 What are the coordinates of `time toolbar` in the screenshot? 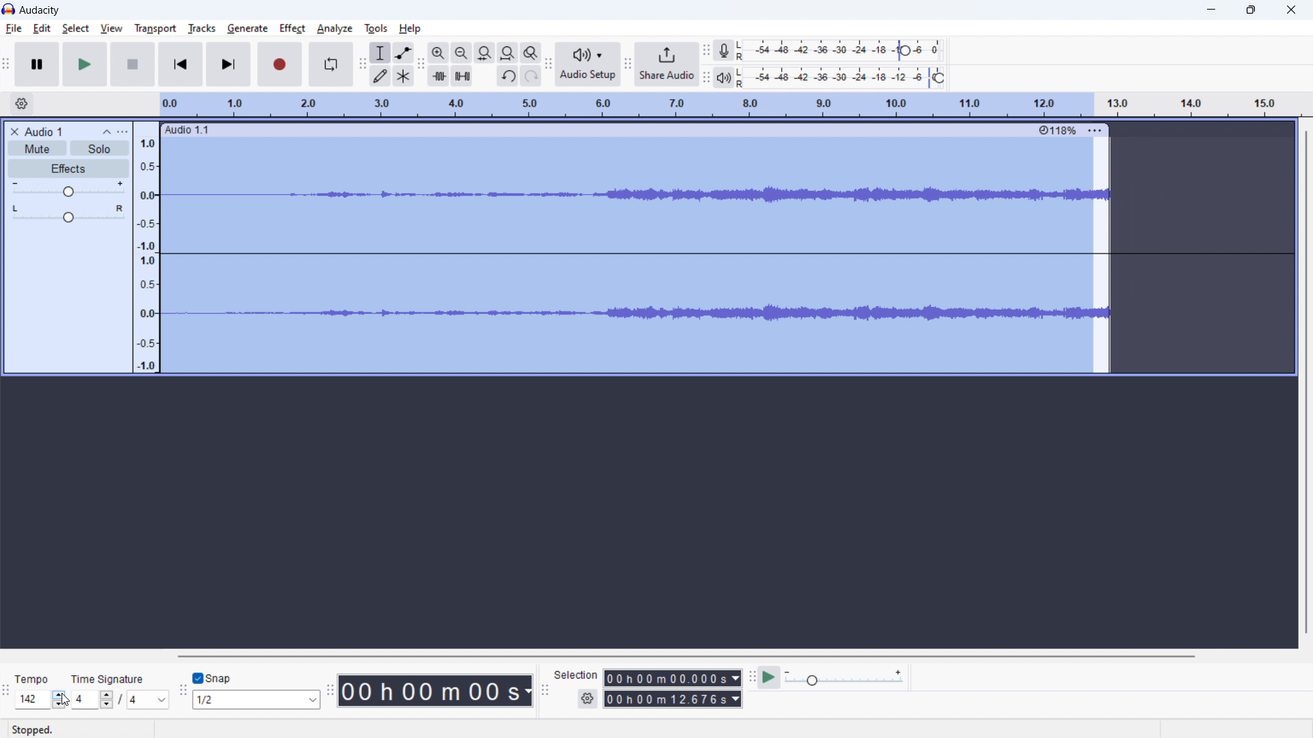 It's located at (332, 691).